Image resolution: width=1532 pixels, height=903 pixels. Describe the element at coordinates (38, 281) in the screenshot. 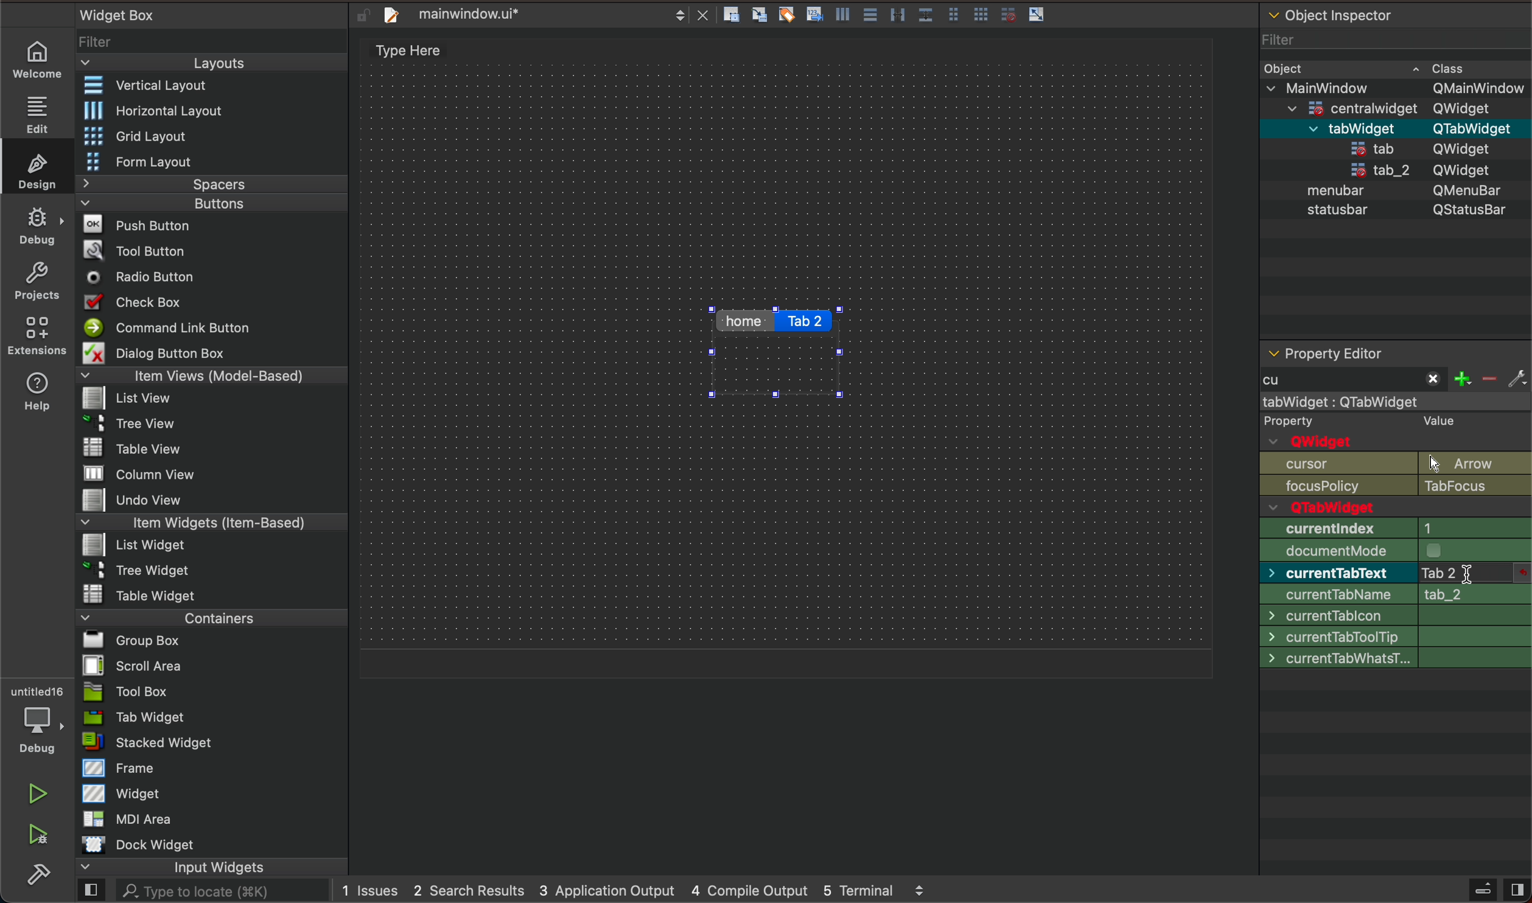

I see `projects` at that location.